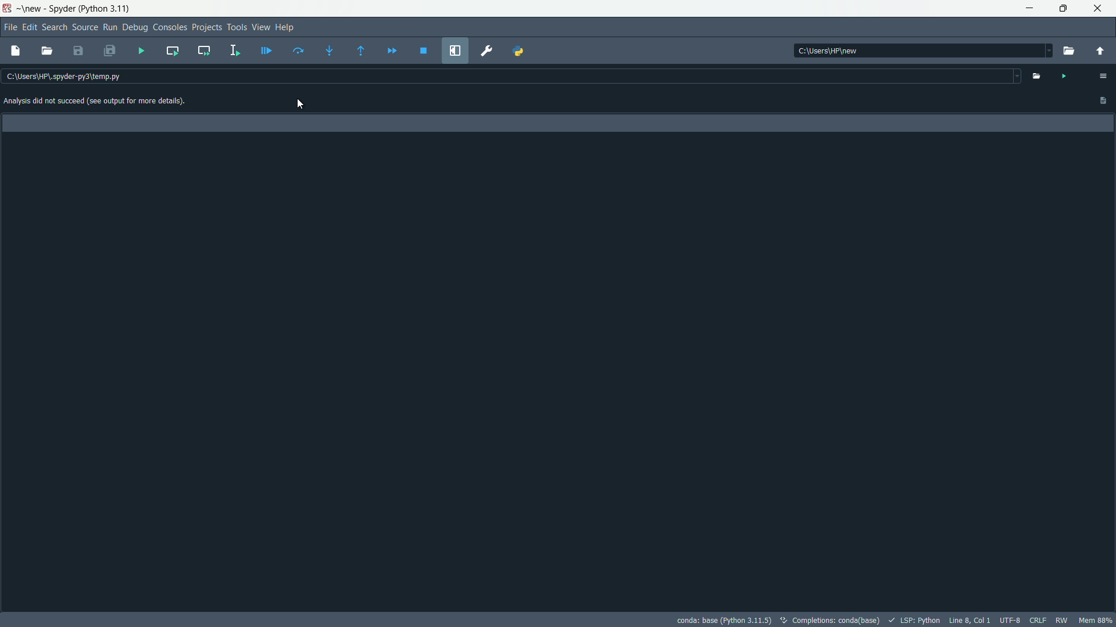 Image resolution: width=1116 pixels, height=627 pixels. What do you see at coordinates (62, 75) in the screenshot?
I see `c:\users\hp\.spyder-py3\temp.py` at bounding box center [62, 75].